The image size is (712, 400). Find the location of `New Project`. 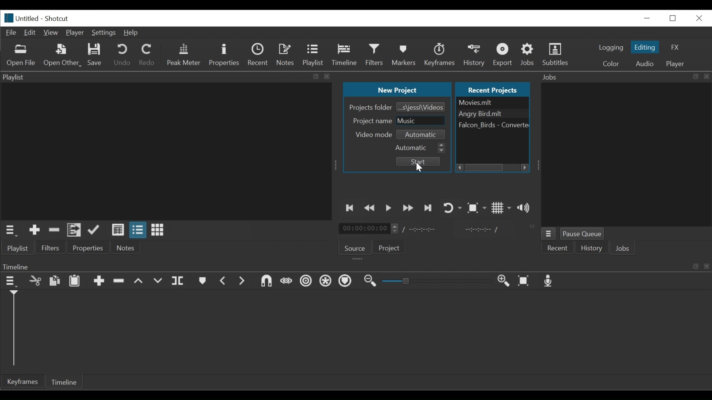

New Project is located at coordinates (399, 89).